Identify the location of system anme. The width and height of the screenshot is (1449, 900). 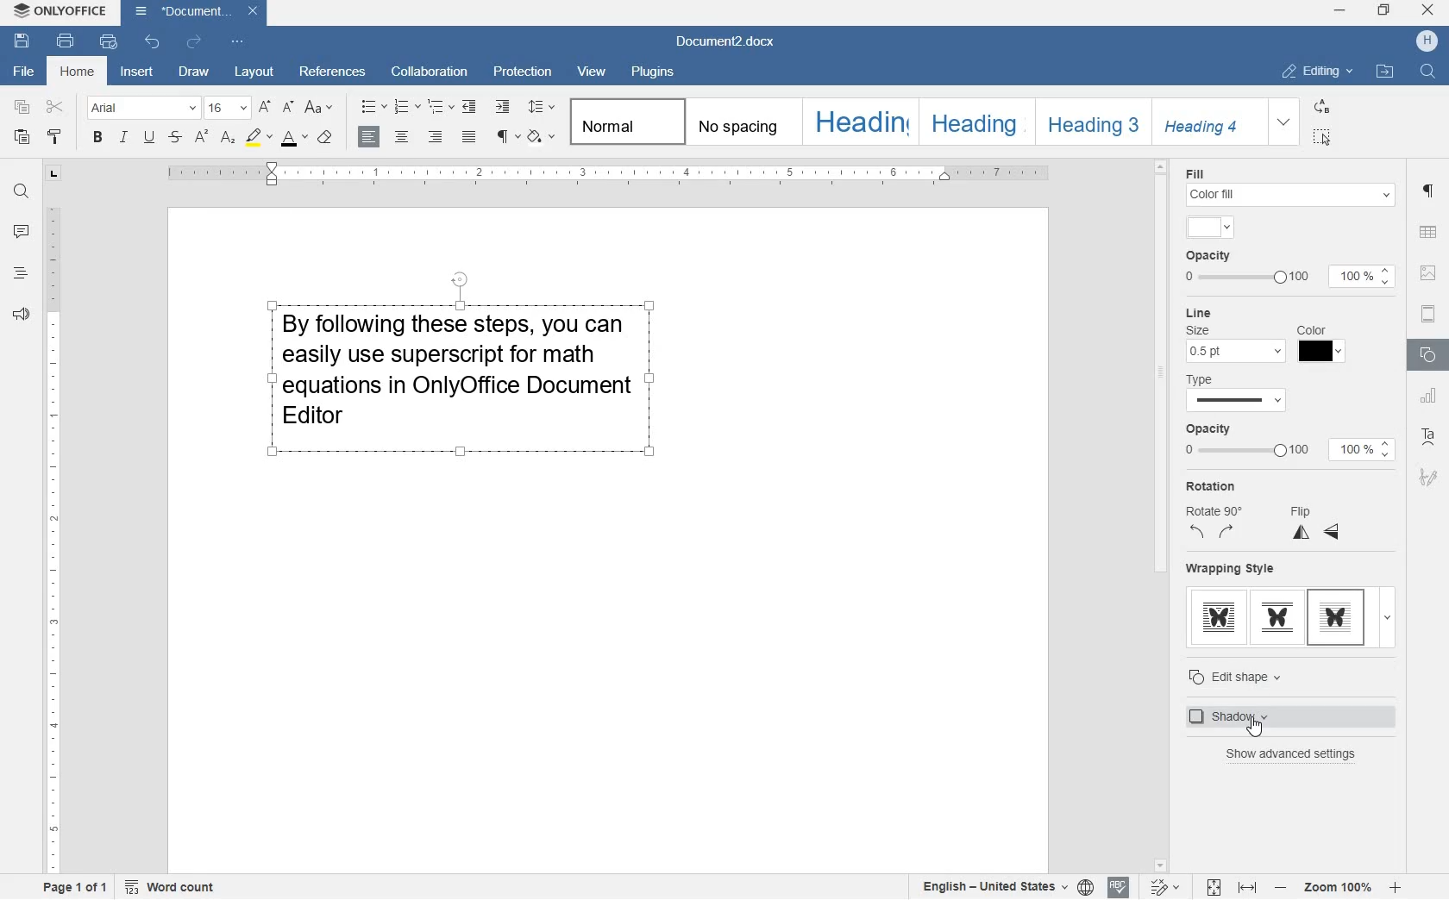
(60, 11).